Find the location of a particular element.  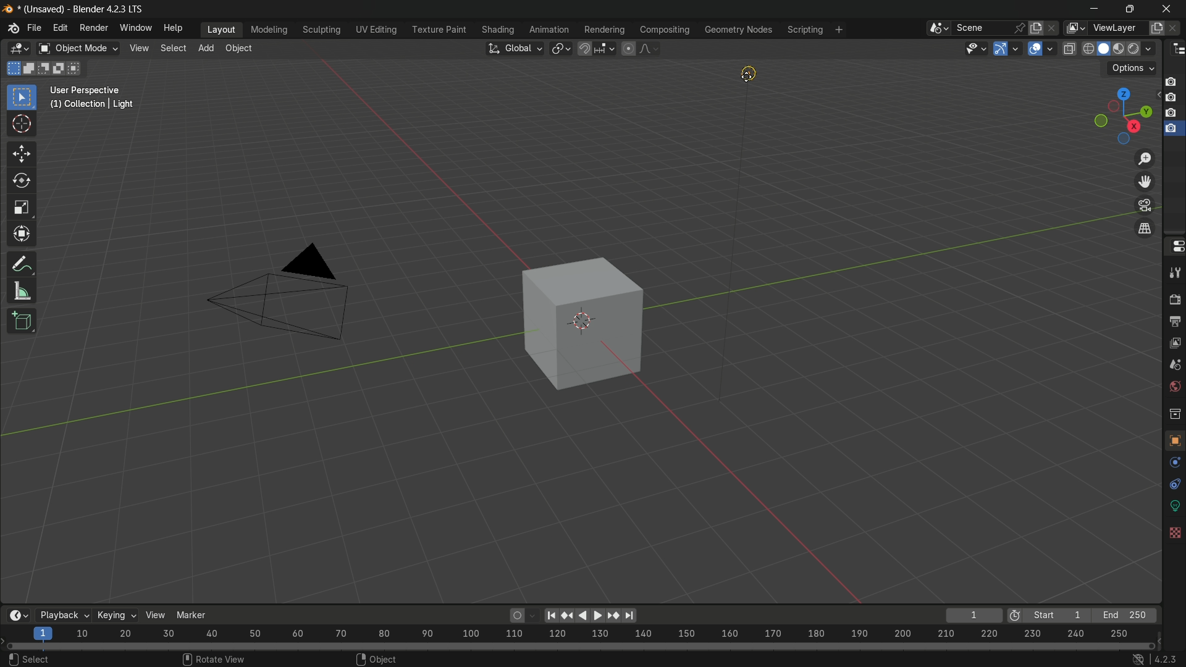

add view layer is located at coordinates (1157, 28).